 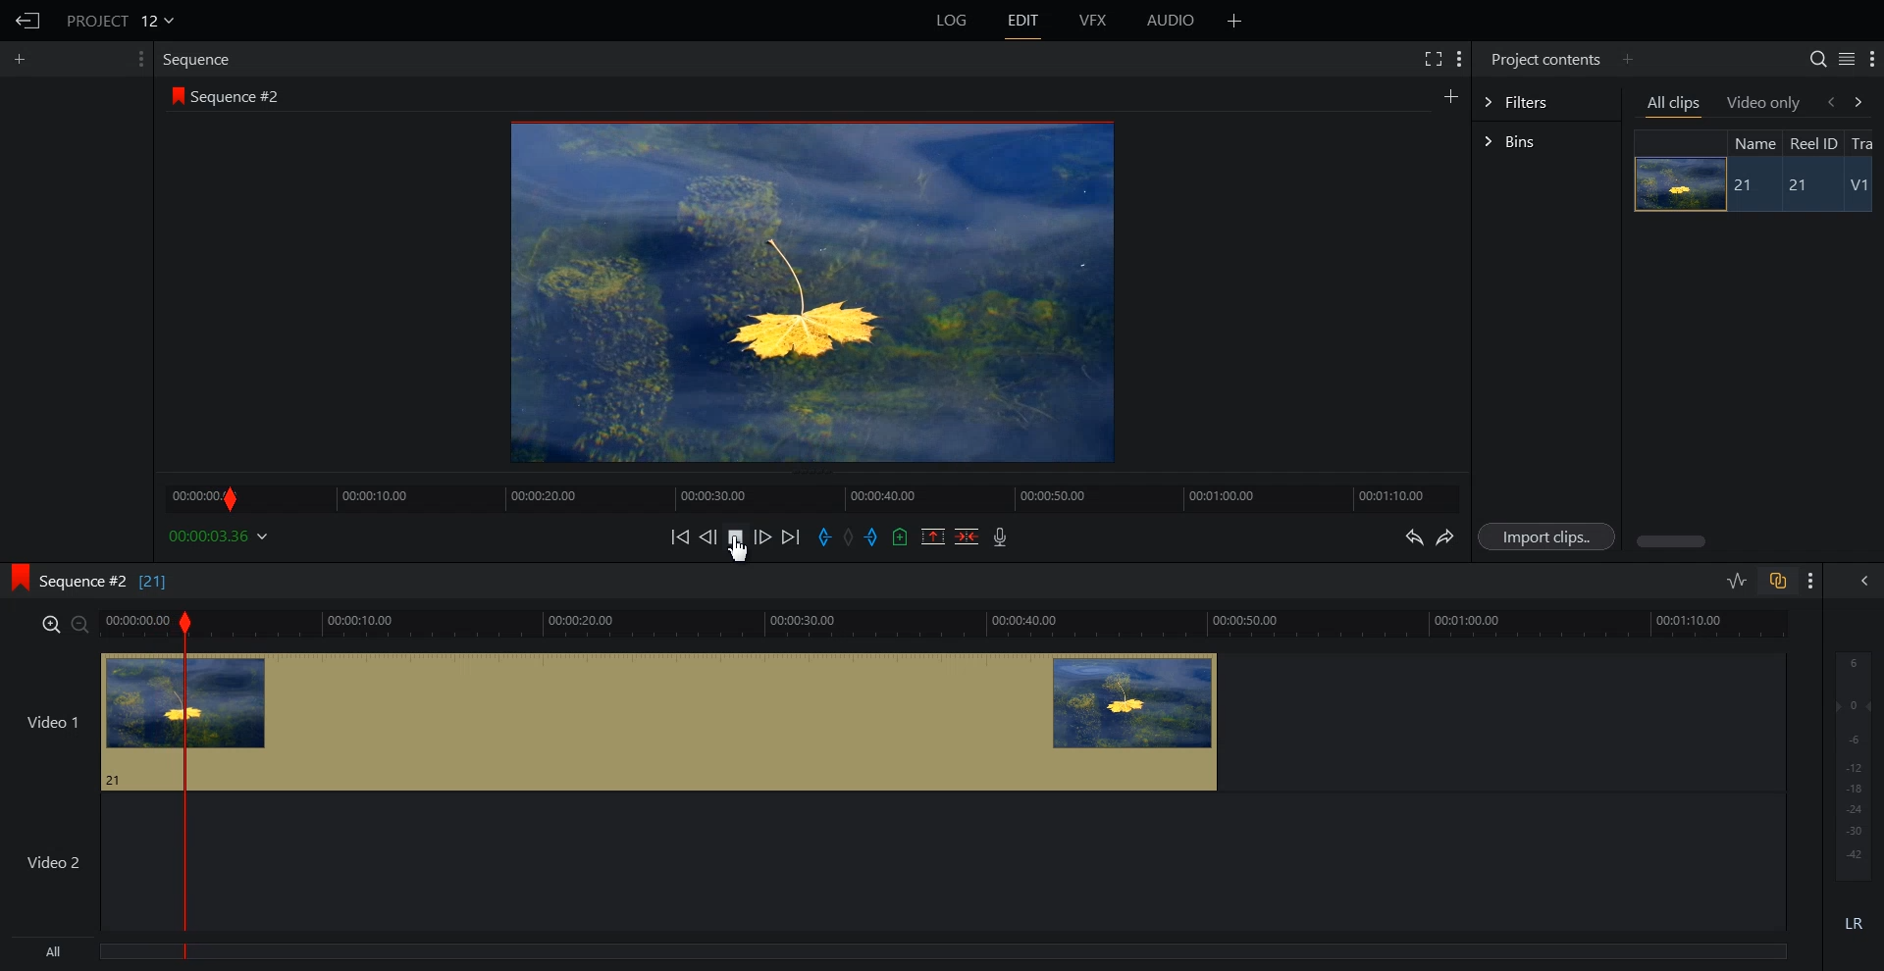 I want to click on Video only, so click(x=1764, y=102).